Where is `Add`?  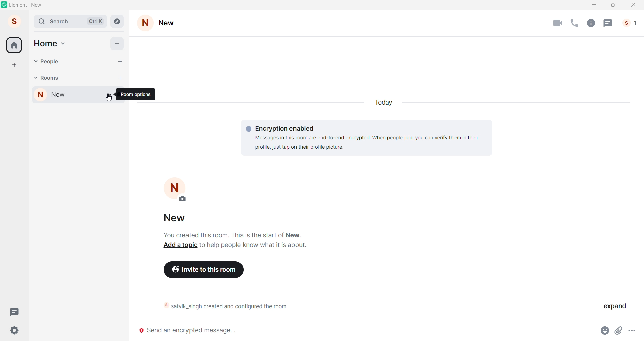 Add is located at coordinates (117, 44).